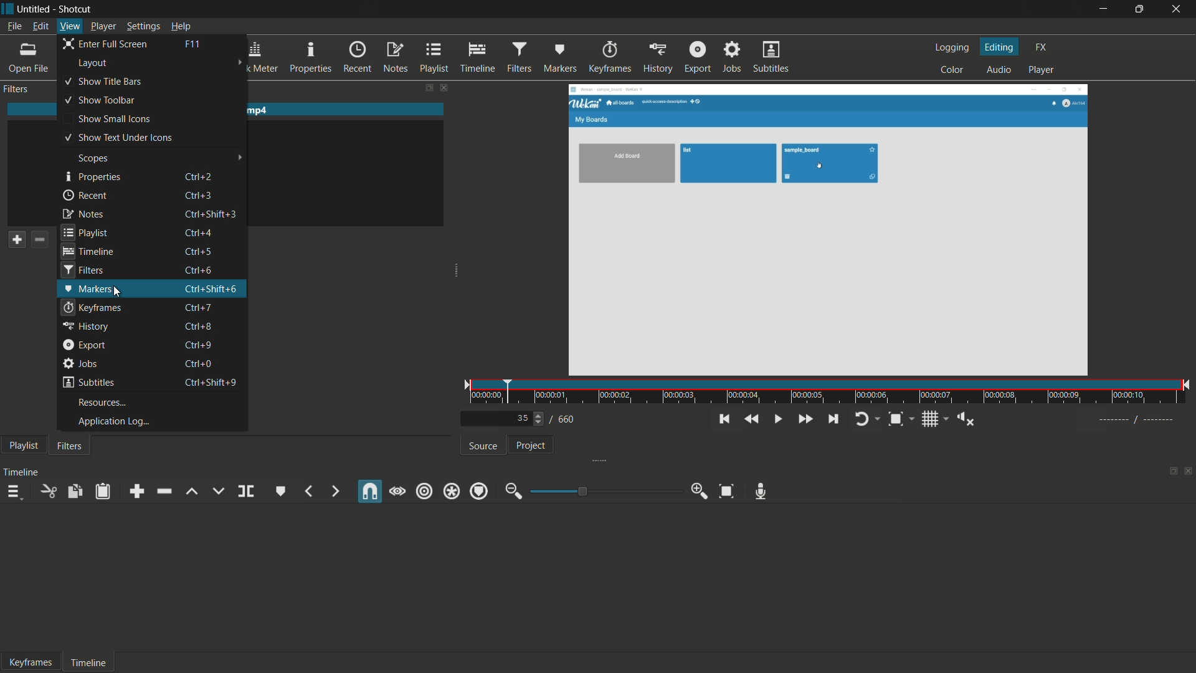 This screenshot has width=1196, height=673. I want to click on show small icons, so click(115, 120).